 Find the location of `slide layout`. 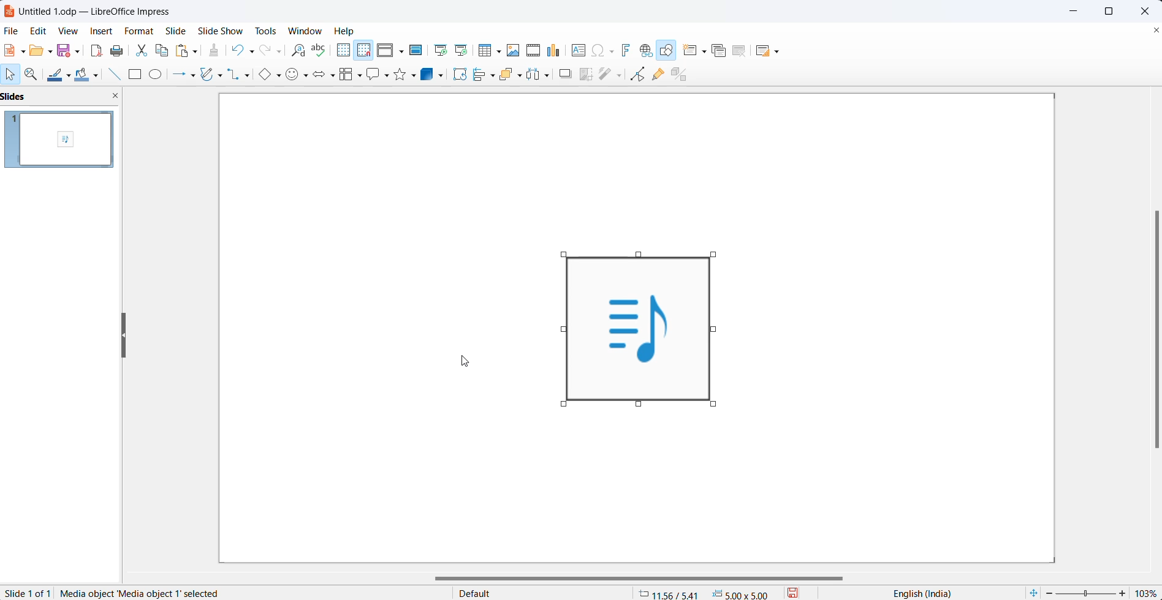

slide layout is located at coordinates (761, 51).